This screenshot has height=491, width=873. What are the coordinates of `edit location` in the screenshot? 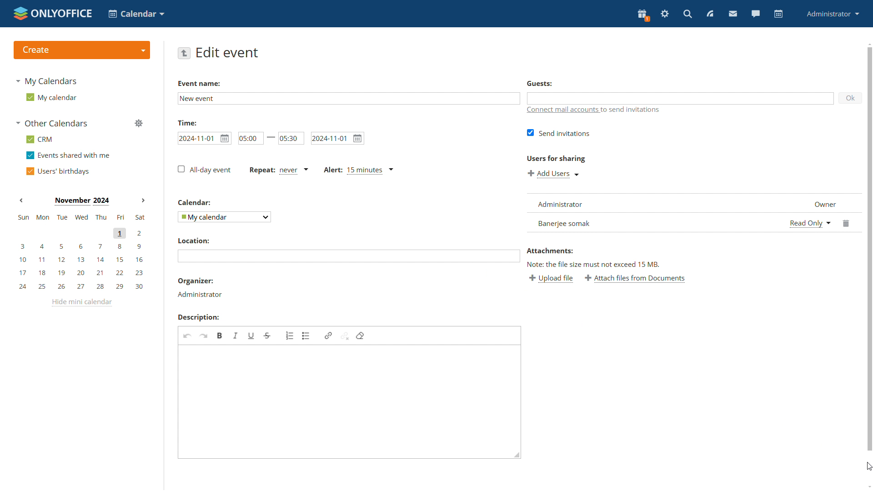 It's located at (348, 256).